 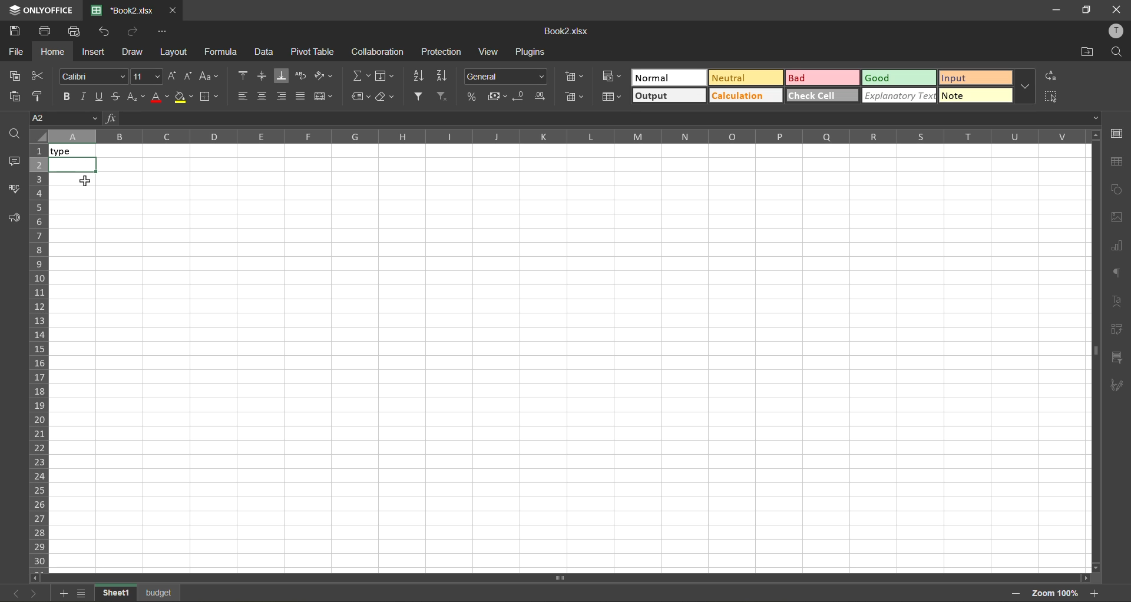 I want to click on profile, so click(x=1116, y=31).